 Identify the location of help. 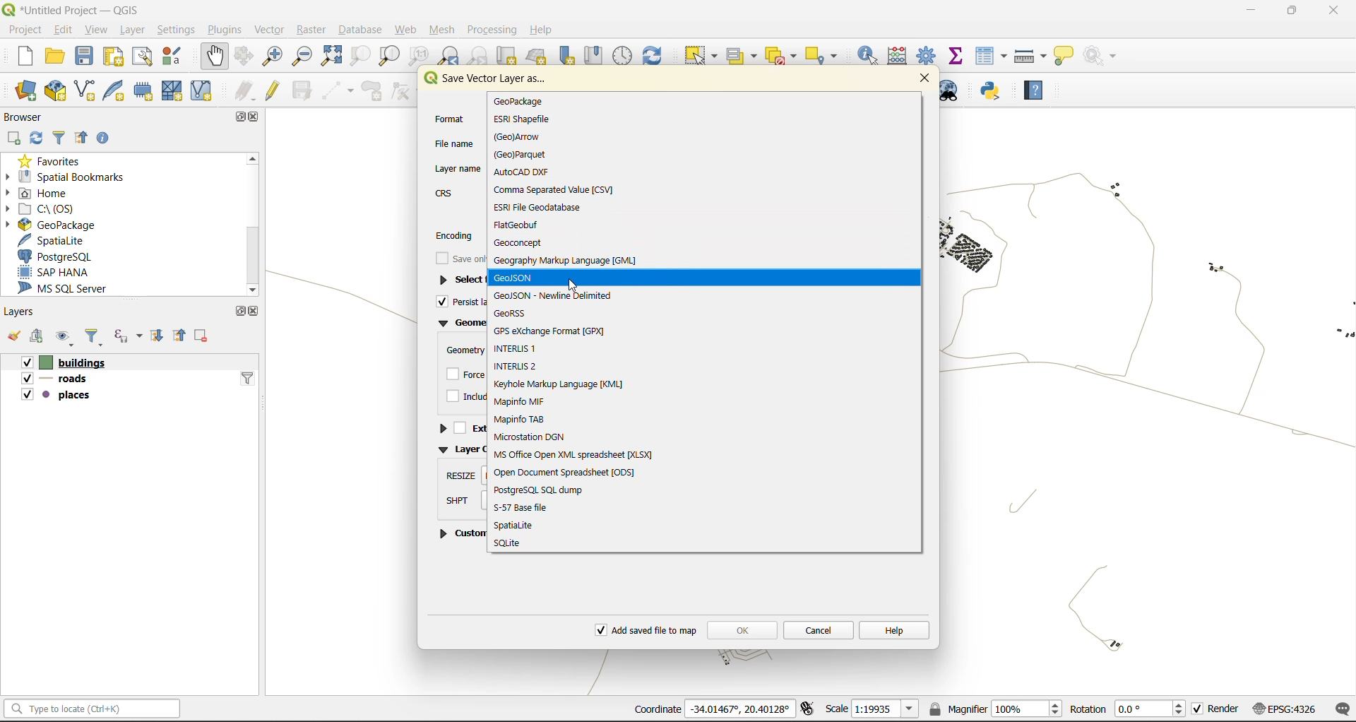
(1035, 90).